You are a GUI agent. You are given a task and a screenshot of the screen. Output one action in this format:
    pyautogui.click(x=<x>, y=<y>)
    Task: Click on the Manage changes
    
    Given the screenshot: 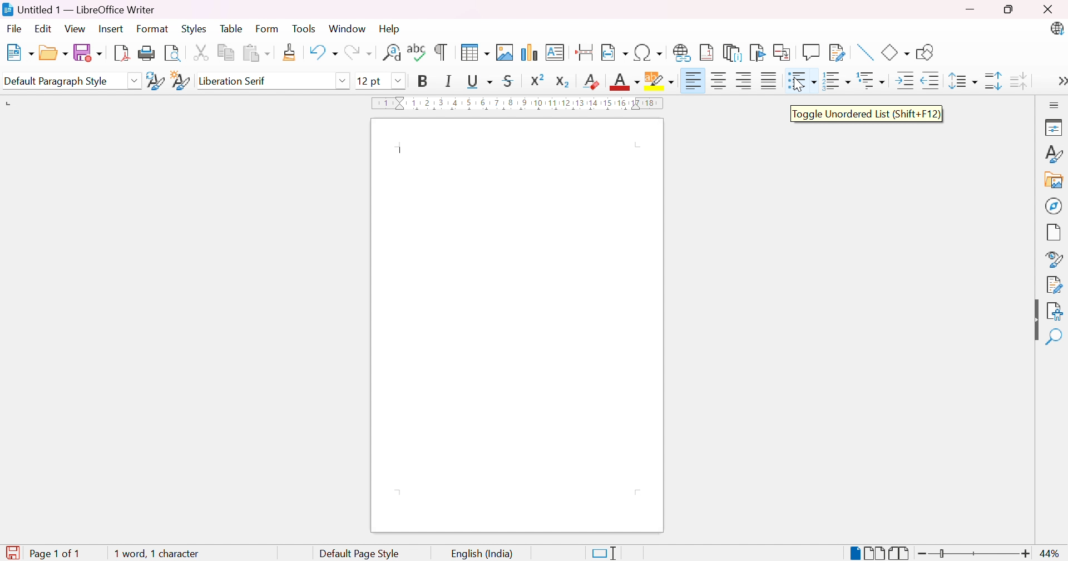 What is the action you would take?
    pyautogui.click(x=1057, y=286)
    